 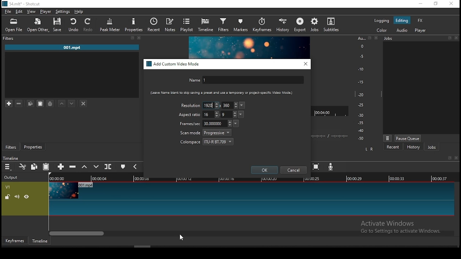 I want to click on pause queue, so click(x=408, y=138).